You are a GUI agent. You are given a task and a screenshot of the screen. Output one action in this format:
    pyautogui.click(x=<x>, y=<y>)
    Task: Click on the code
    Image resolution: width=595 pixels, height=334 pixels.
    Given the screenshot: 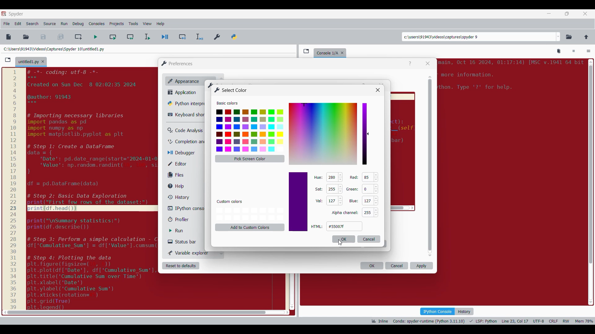 What is the action you would take?
    pyautogui.click(x=510, y=77)
    